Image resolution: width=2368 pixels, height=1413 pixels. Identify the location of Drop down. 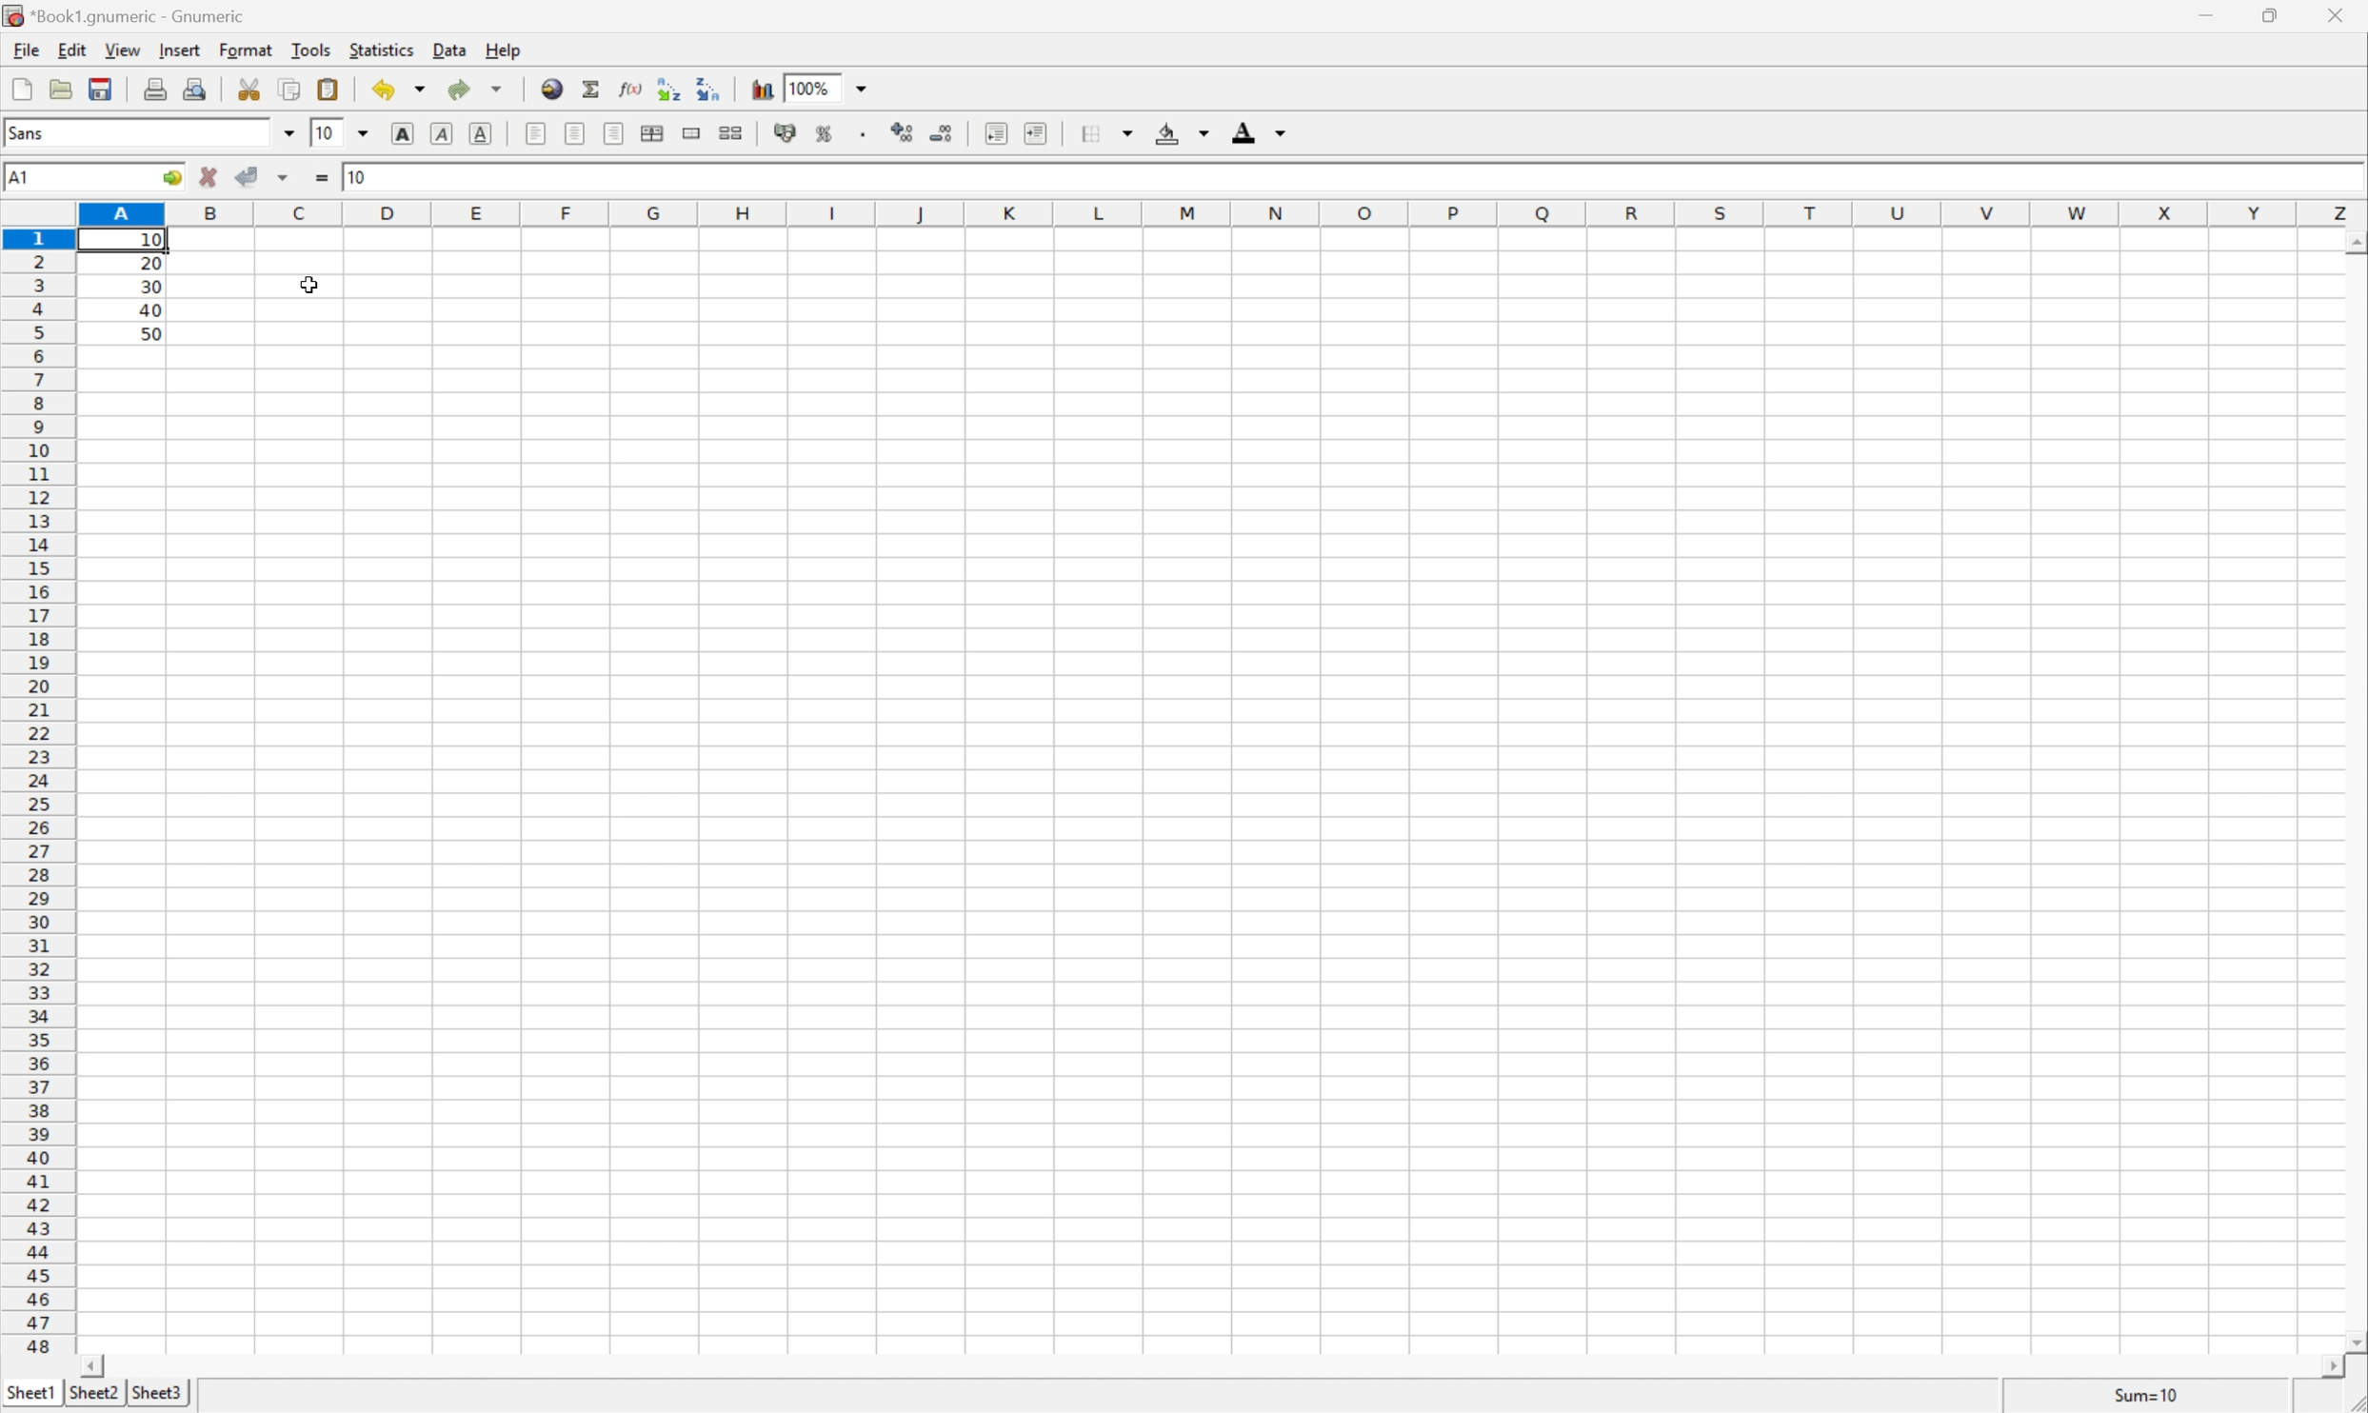
(496, 90).